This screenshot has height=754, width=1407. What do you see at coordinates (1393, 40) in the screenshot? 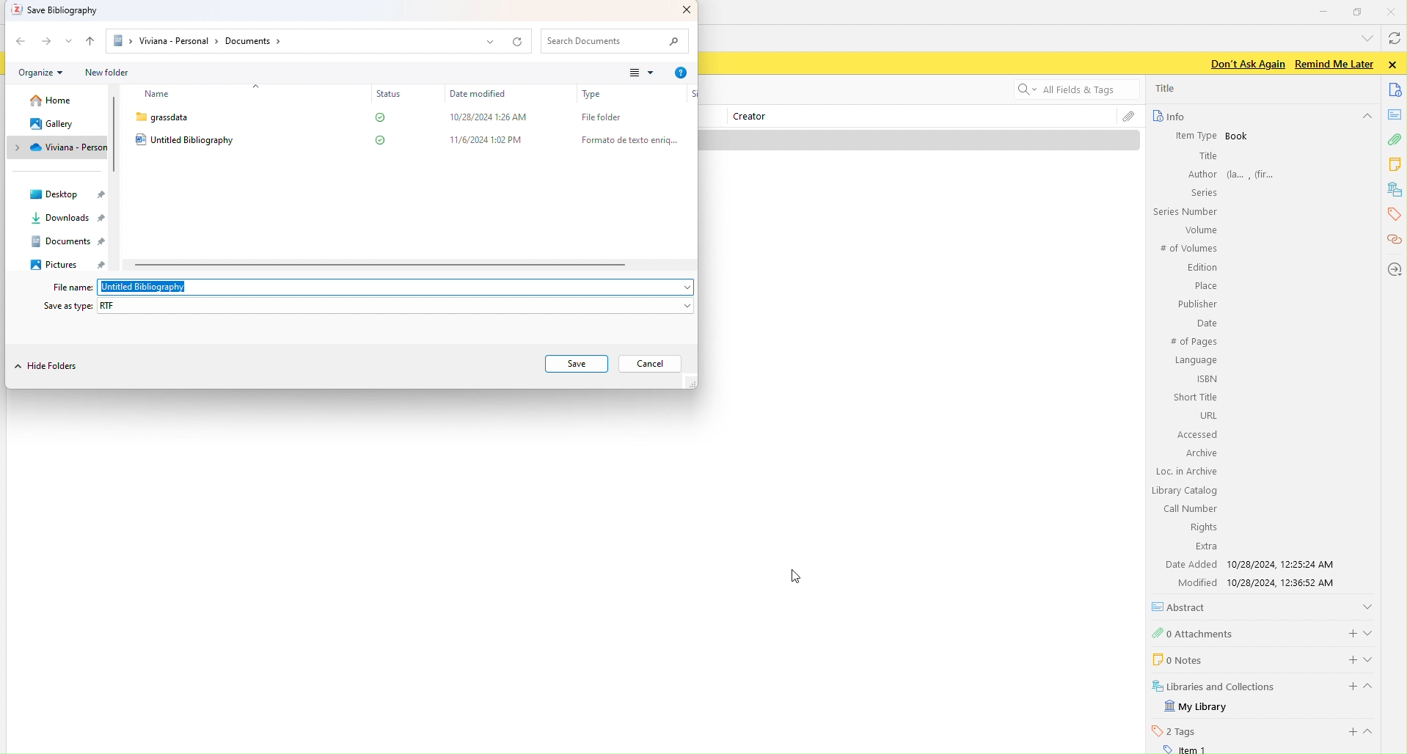
I see `refresh ` at bounding box center [1393, 40].